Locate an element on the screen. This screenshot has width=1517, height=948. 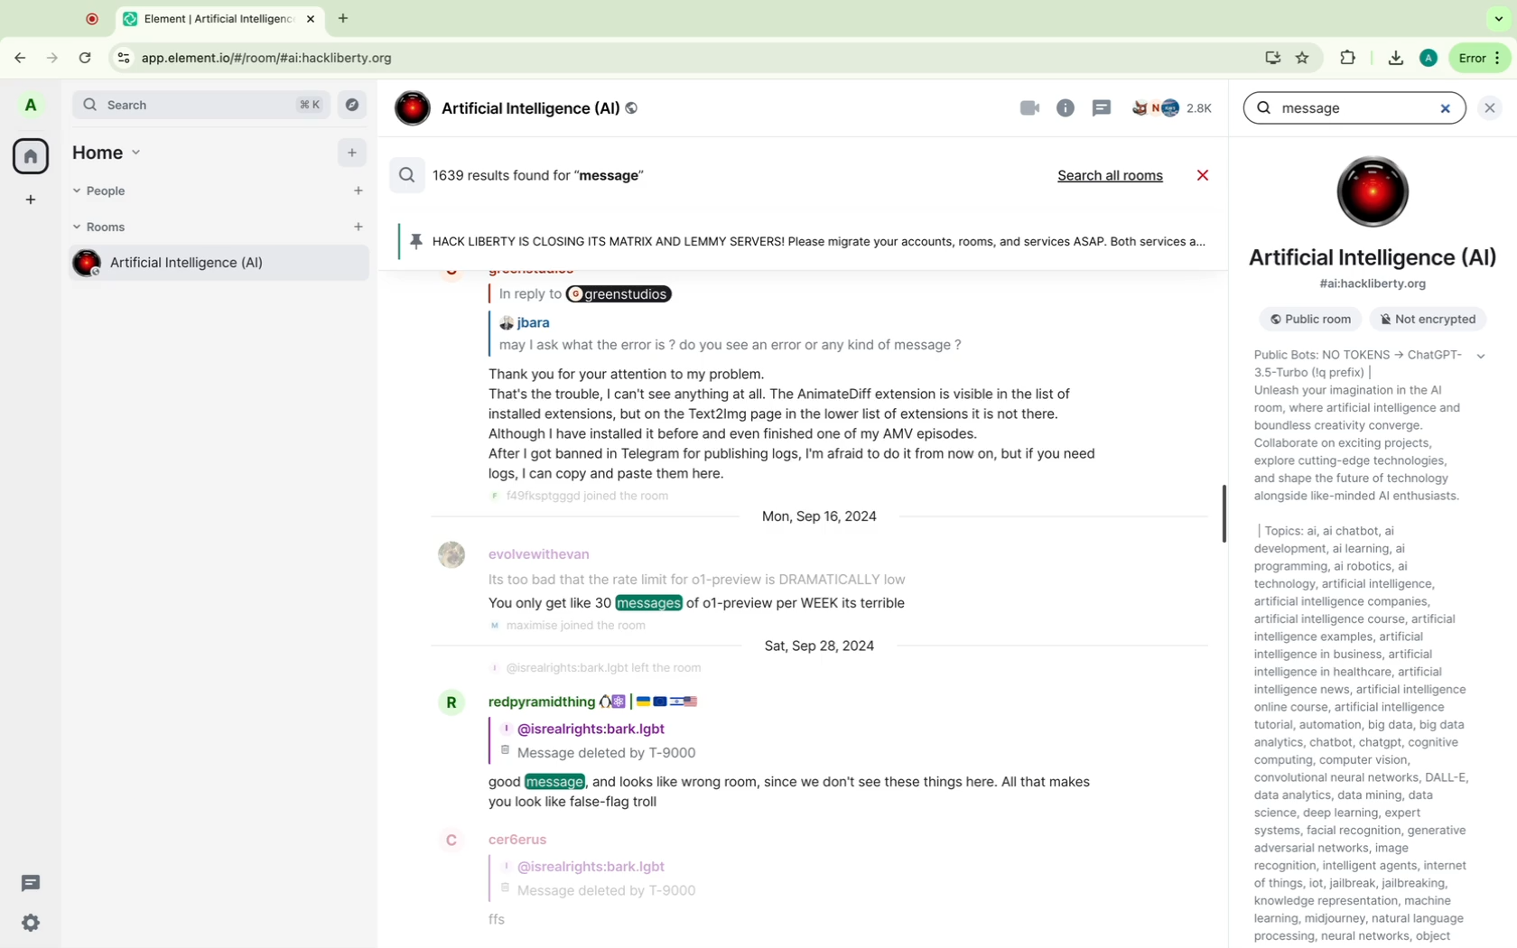
profile is located at coordinates (525, 549).